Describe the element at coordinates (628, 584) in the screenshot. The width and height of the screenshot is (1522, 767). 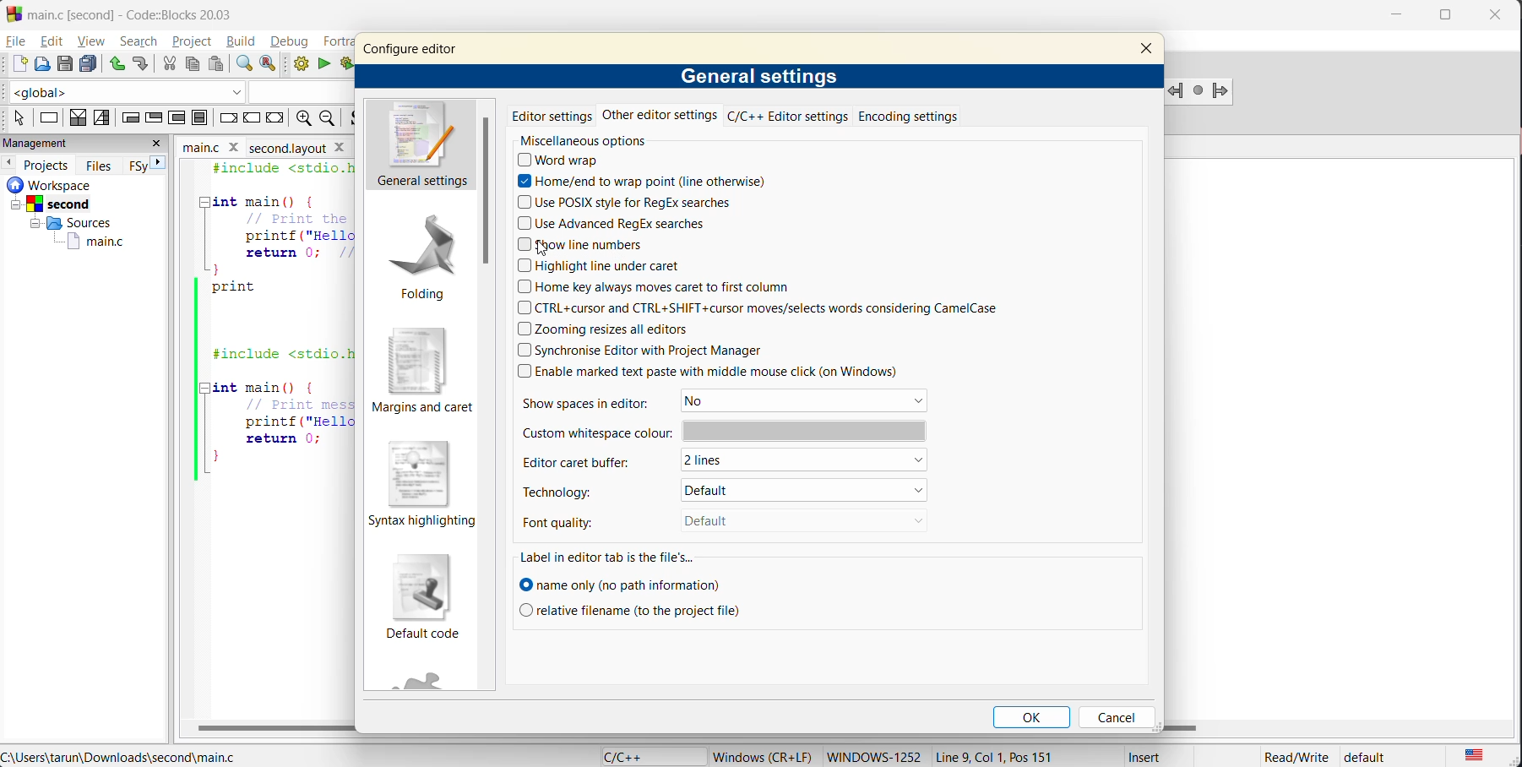
I see `name only (no path information)` at that location.